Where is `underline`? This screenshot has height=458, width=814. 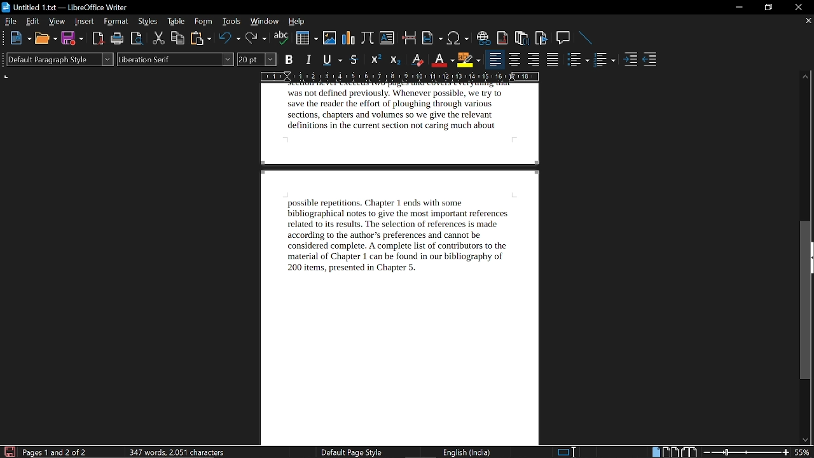
underline is located at coordinates (332, 59).